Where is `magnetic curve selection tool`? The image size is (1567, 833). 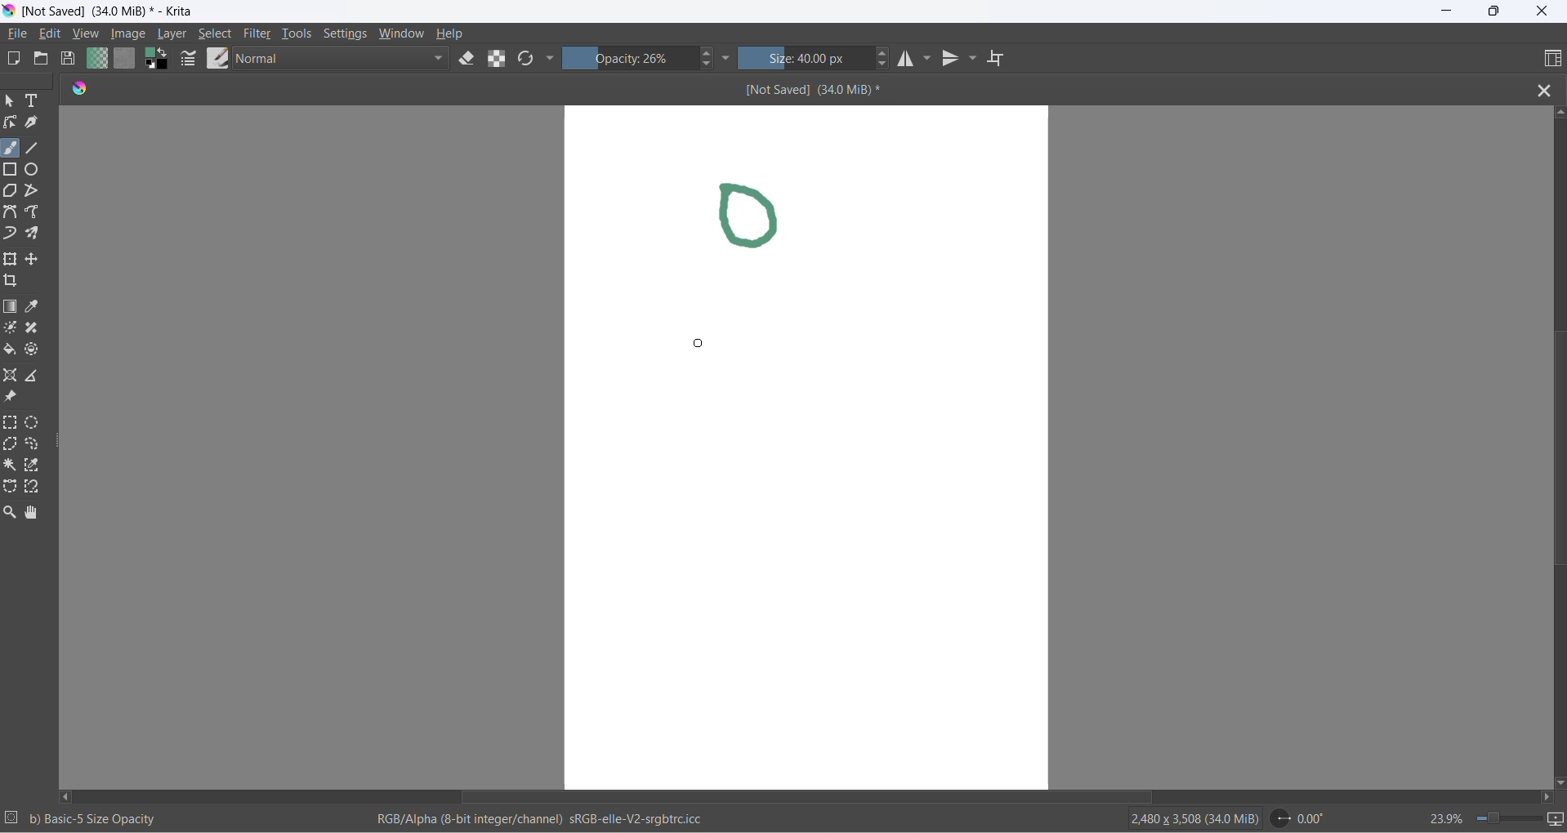
magnetic curve selection tool is located at coordinates (35, 488).